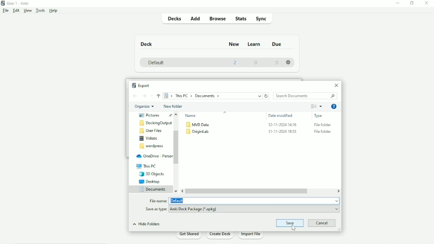 The image size is (434, 244). Describe the element at coordinates (155, 115) in the screenshot. I see `Pictures` at that location.